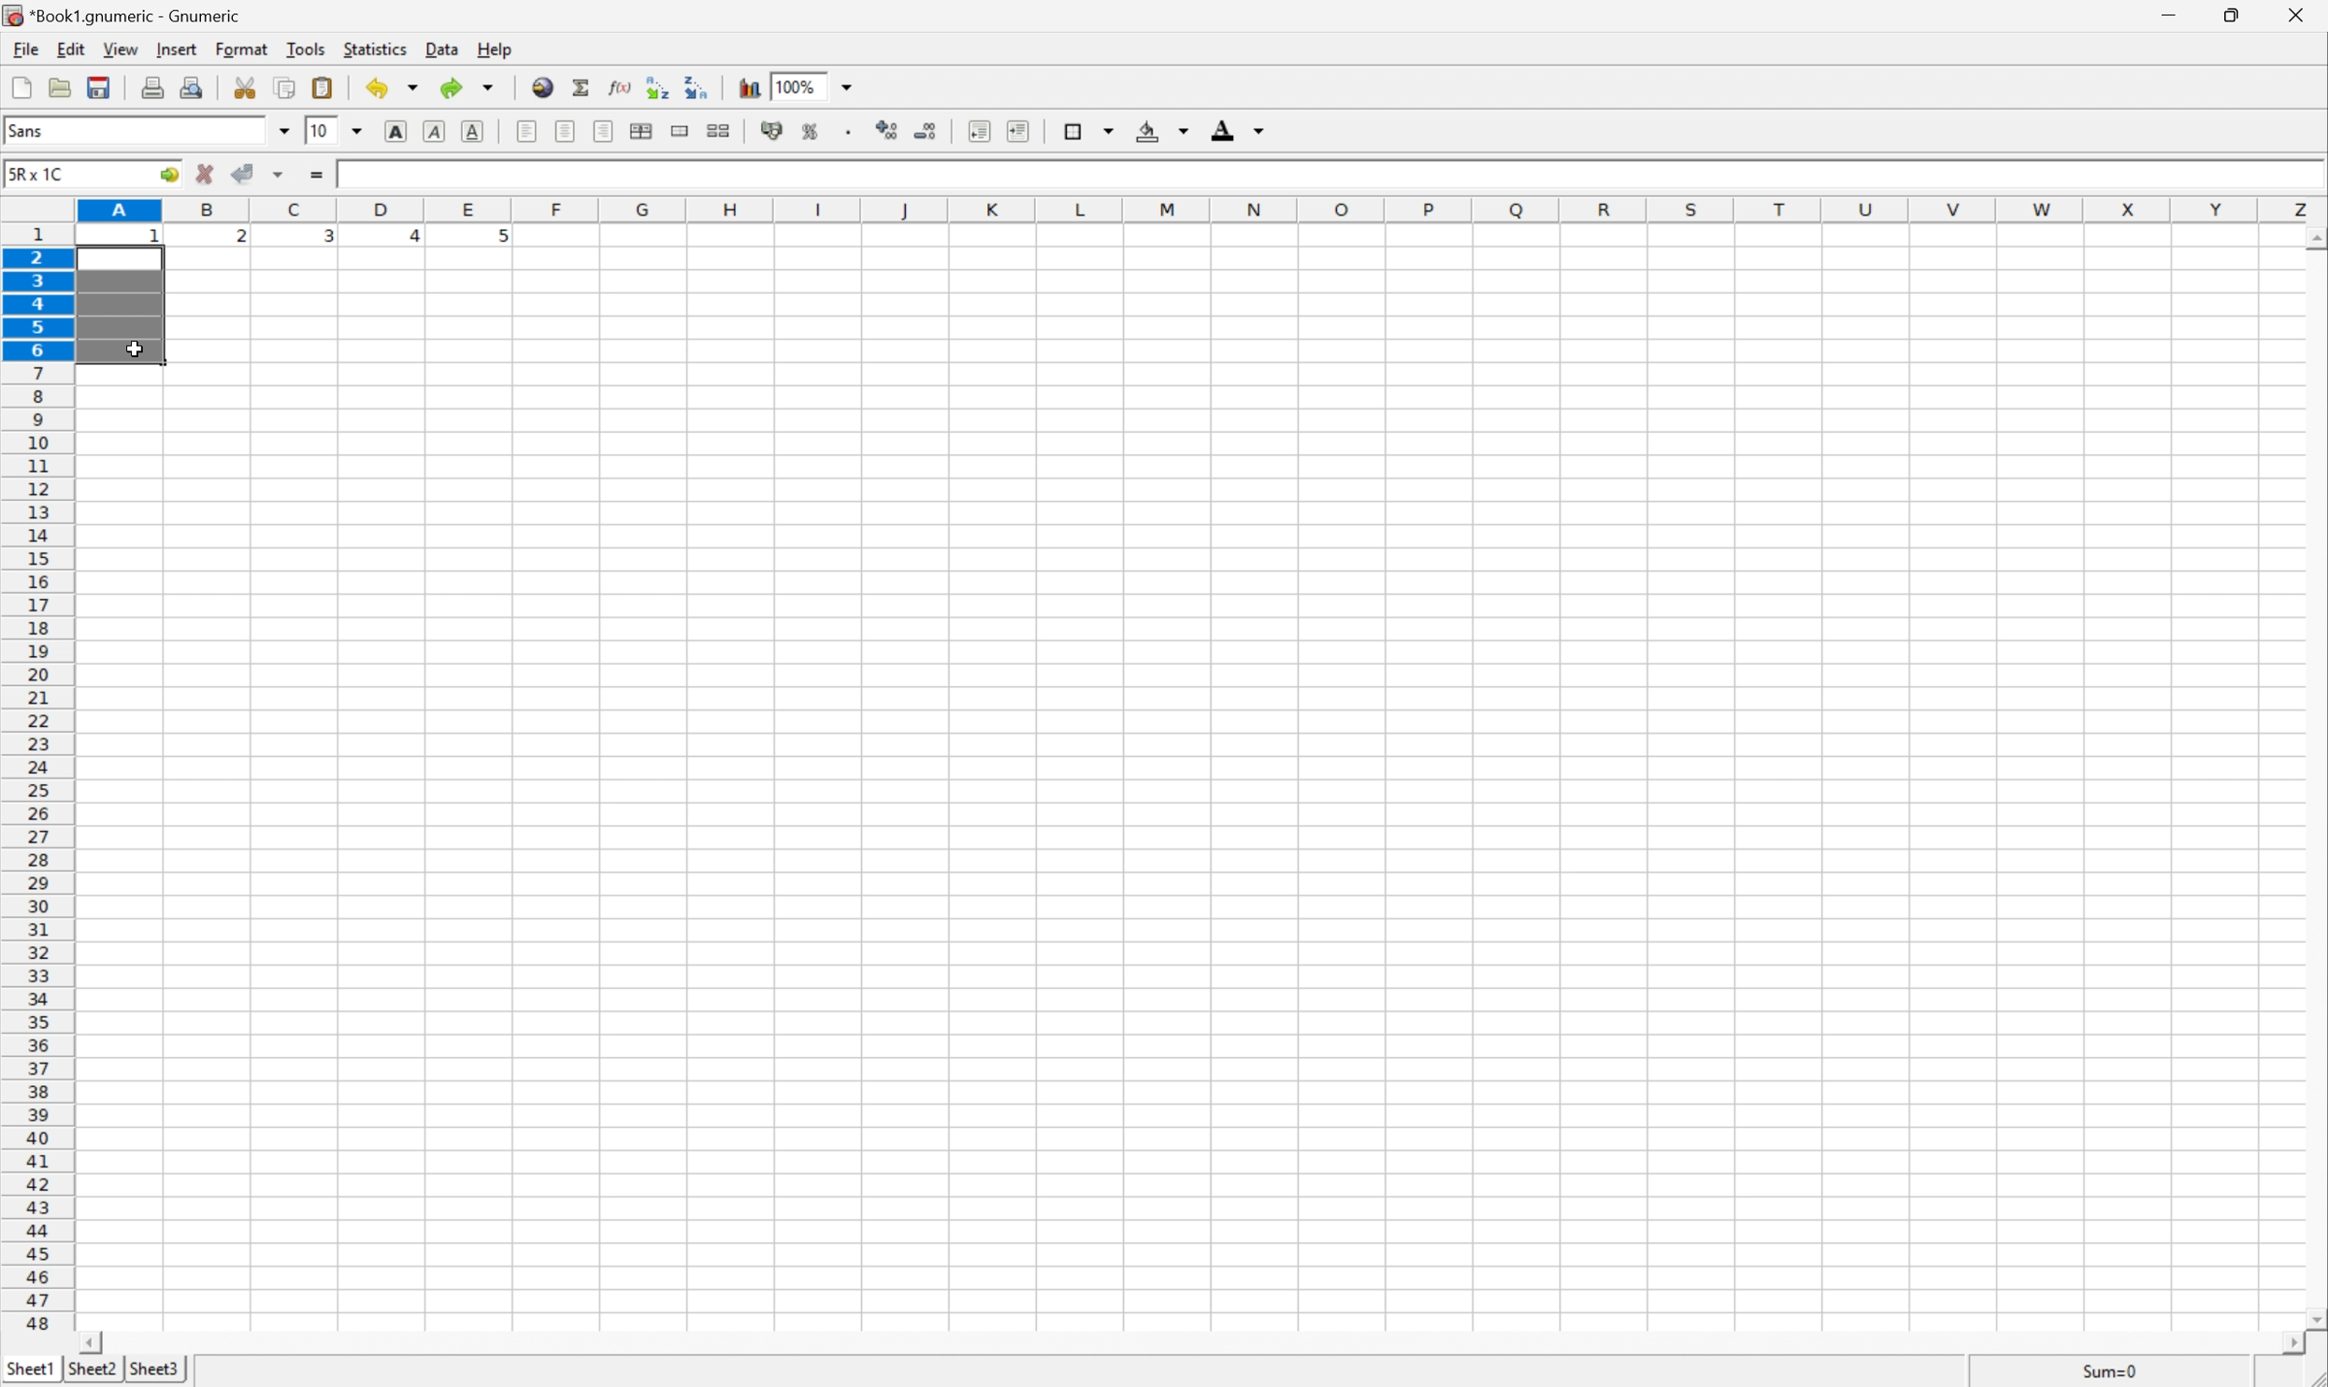 Image resolution: width=2328 pixels, height=1387 pixels. I want to click on increase number of decimals displayed, so click(889, 131).